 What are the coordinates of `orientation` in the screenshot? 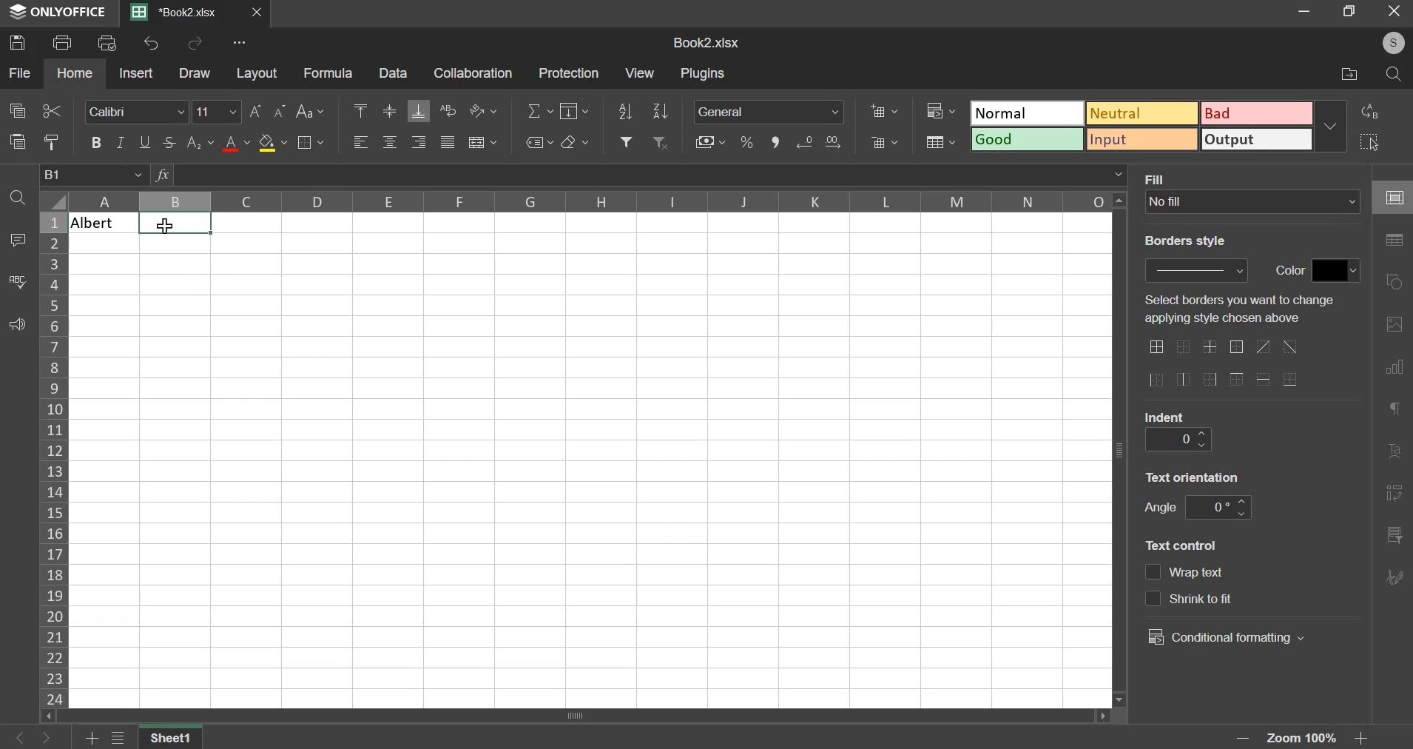 It's located at (482, 110).